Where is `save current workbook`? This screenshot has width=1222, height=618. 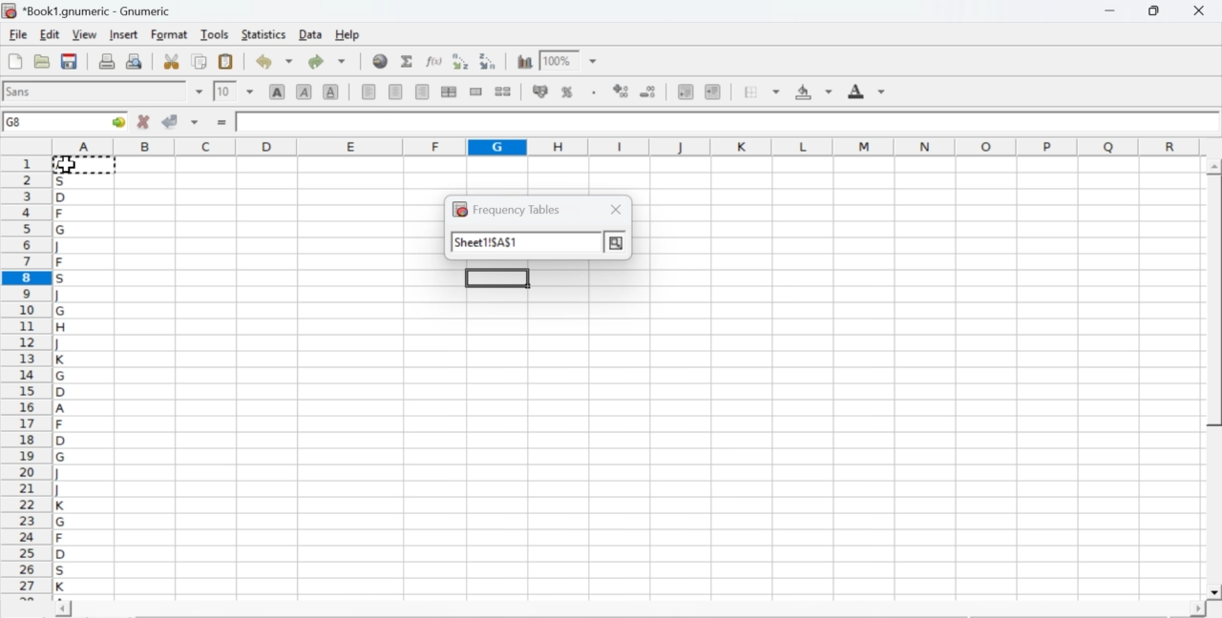 save current workbook is located at coordinates (70, 61).